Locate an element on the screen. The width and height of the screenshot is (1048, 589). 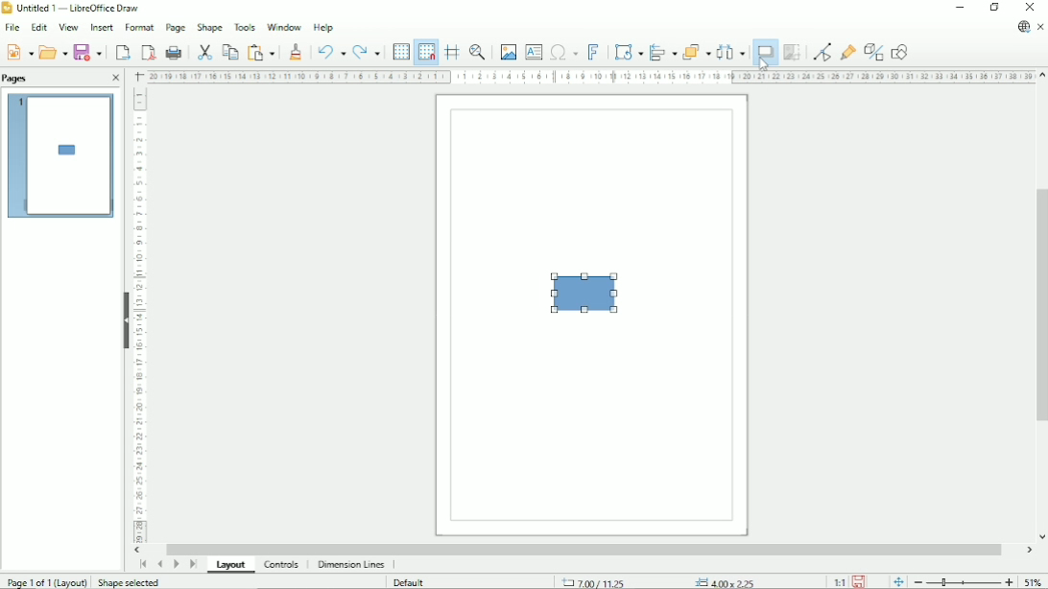
Layout is located at coordinates (230, 567).